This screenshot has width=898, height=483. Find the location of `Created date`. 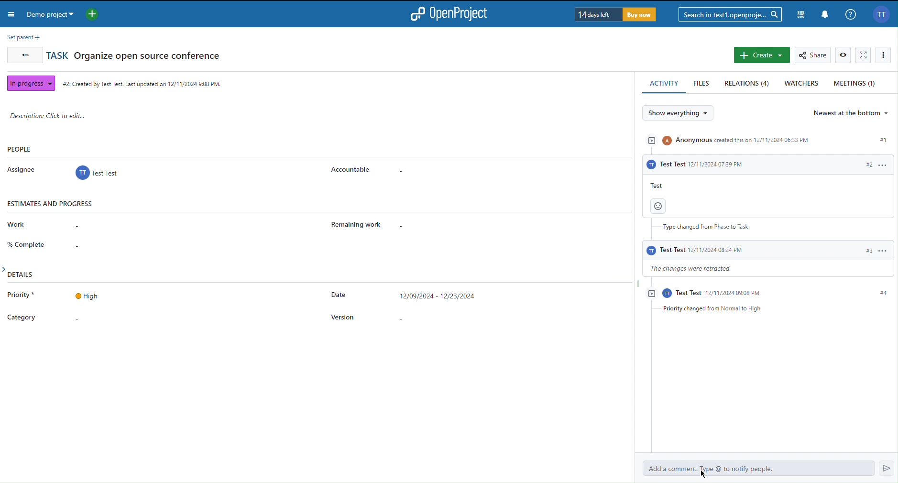

Created date is located at coordinates (143, 82).